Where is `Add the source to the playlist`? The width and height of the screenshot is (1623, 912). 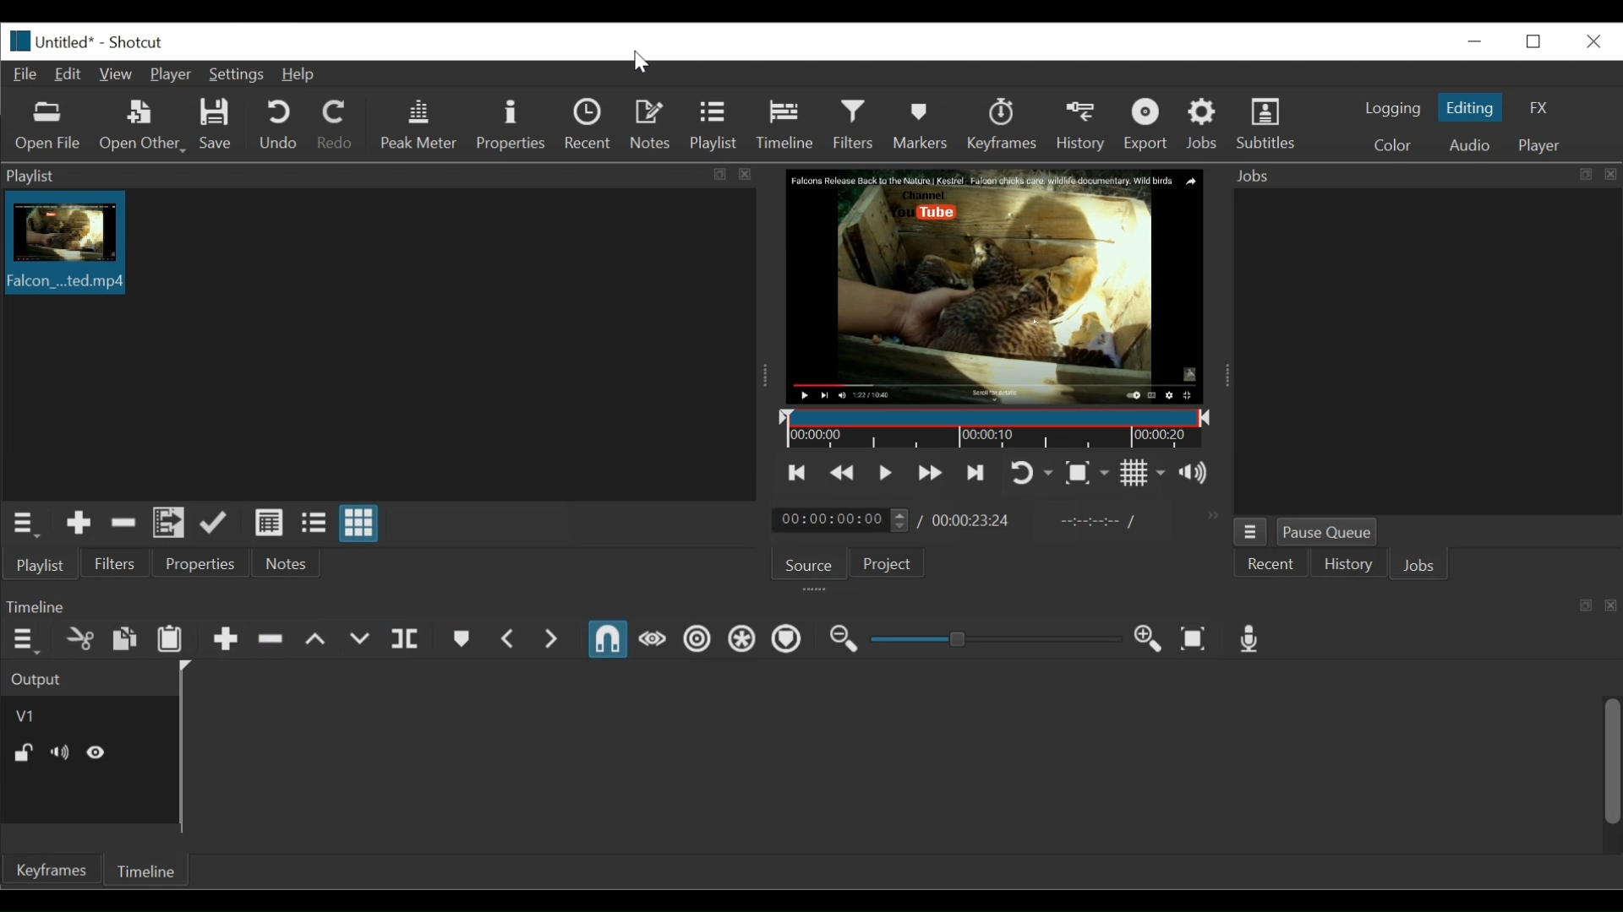 Add the source to the playlist is located at coordinates (78, 525).